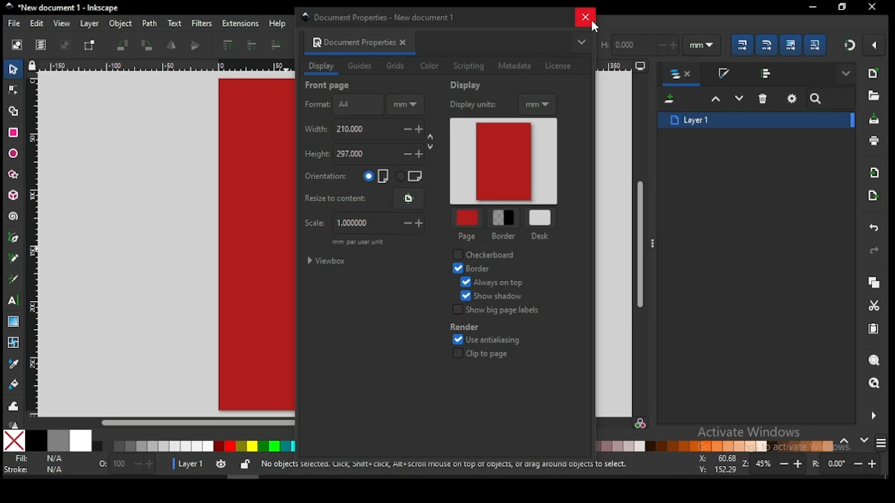 Image resolution: width=895 pixels, height=503 pixels. Describe the element at coordinates (15, 323) in the screenshot. I see `gradient tool` at that location.